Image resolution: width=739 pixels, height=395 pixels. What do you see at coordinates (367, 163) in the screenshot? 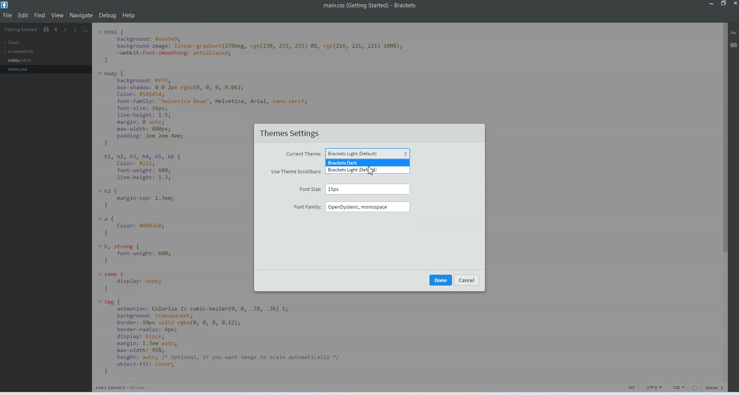
I see `Bracket Dark` at bounding box center [367, 163].